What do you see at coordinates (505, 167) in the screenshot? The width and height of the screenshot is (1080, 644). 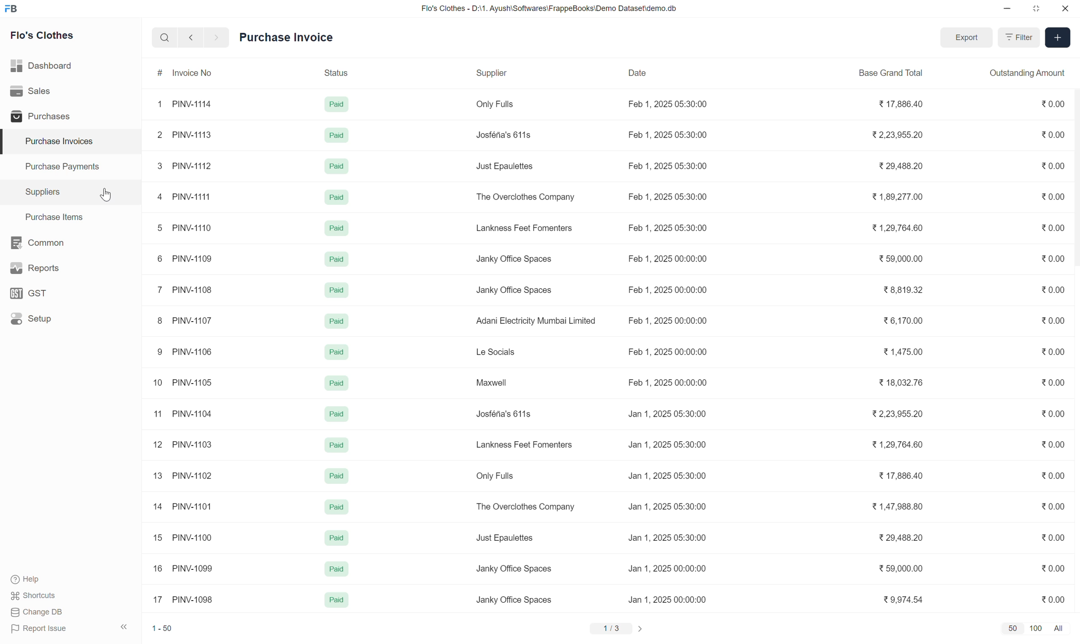 I see `Just Epaulettes` at bounding box center [505, 167].